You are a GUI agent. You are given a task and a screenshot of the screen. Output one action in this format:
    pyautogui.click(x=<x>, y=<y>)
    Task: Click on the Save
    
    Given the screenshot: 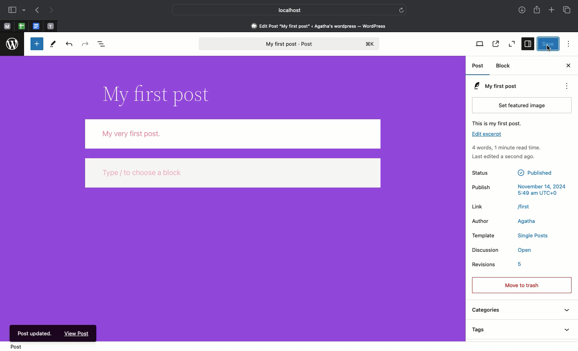 What is the action you would take?
    pyautogui.click(x=549, y=44)
    